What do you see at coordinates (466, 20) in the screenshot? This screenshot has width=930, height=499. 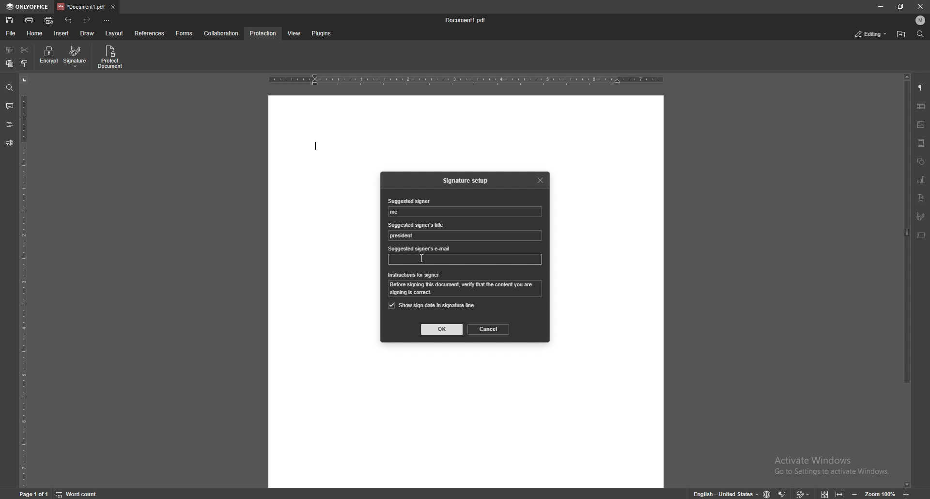 I see `file name` at bounding box center [466, 20].